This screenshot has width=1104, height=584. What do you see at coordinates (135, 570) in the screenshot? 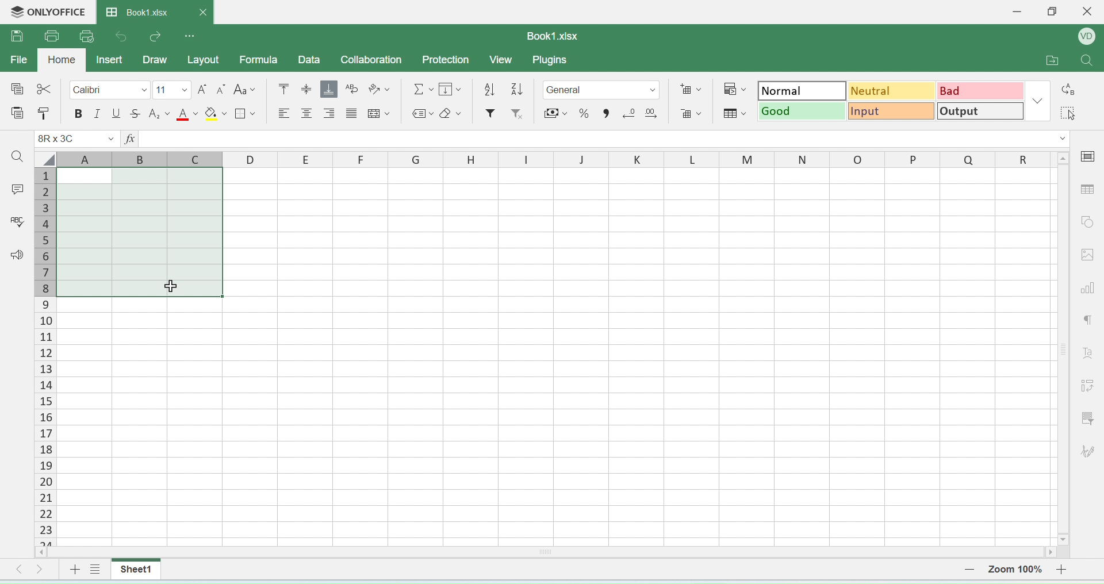
I see `sheet1` at bounding box center [135, 570].